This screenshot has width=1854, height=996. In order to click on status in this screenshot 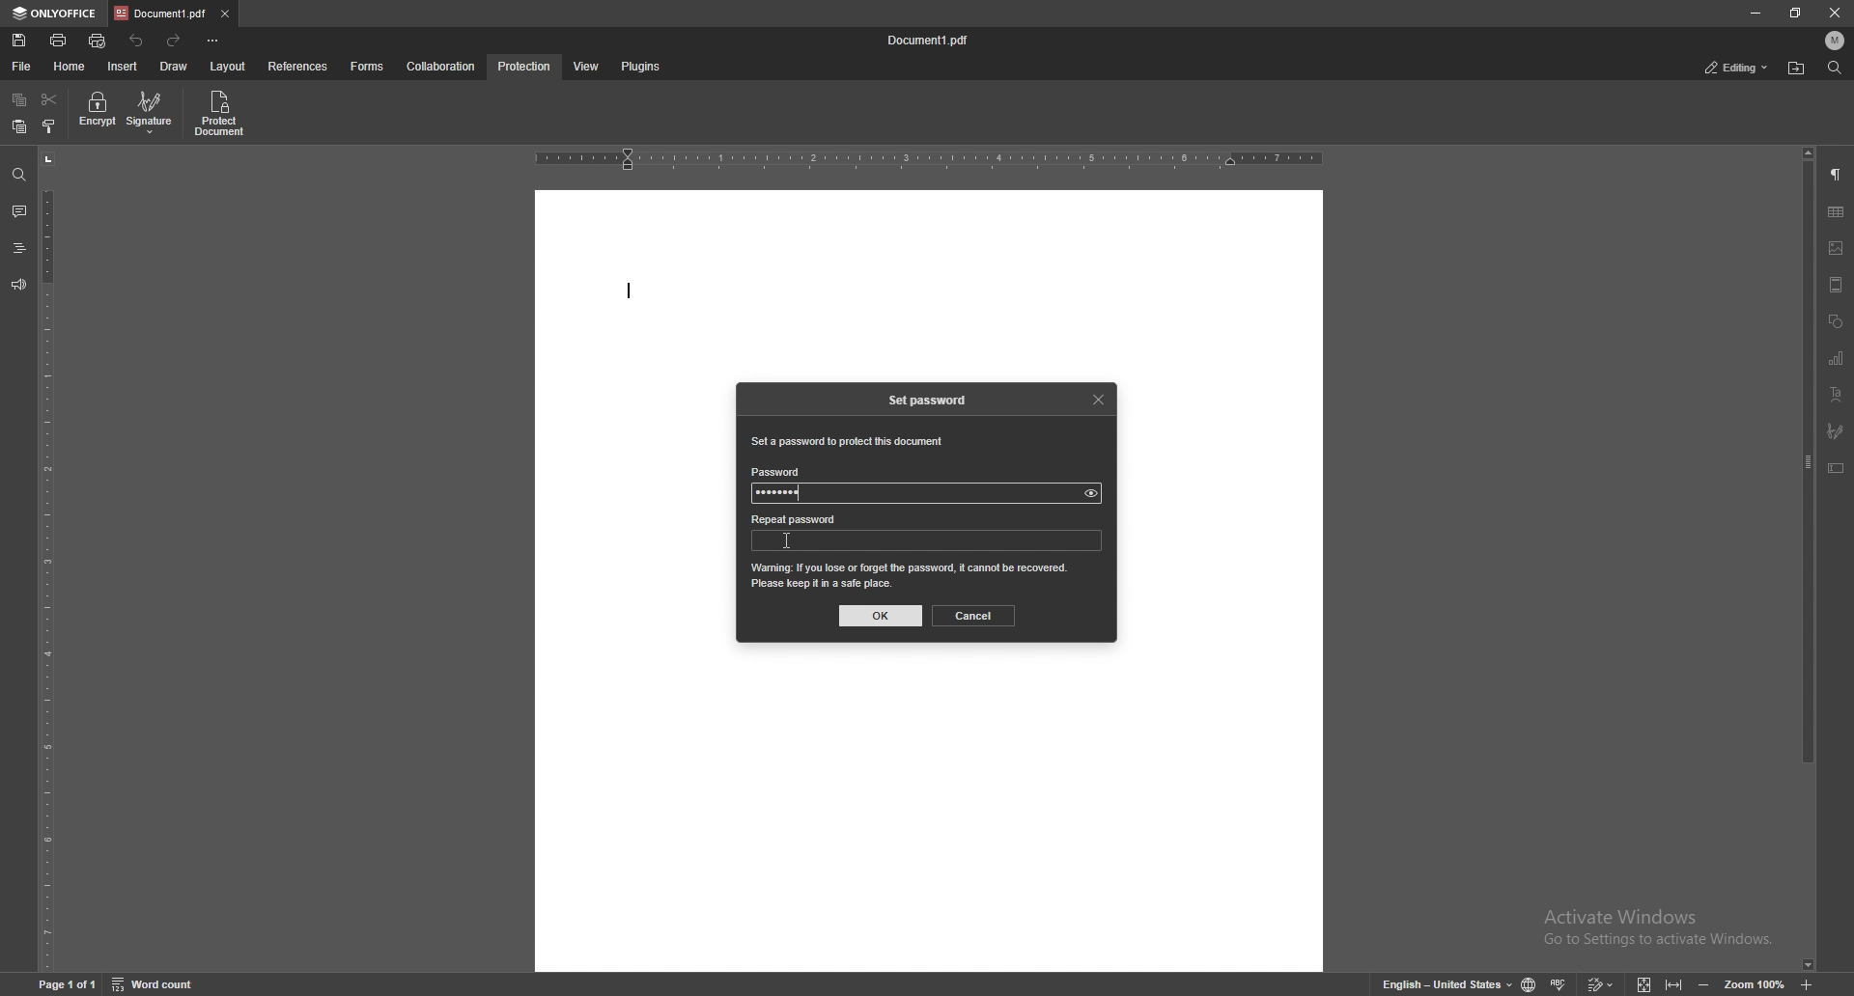, I will do `click(1737, 68)`.